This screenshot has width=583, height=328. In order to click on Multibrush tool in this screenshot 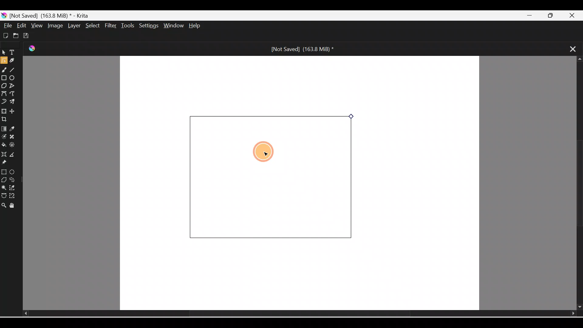, I will do `click(13, 102)`.